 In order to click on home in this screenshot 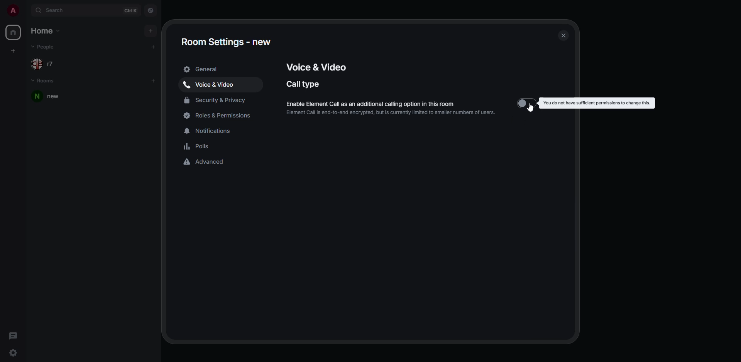, I will do `click(47, 31)`.